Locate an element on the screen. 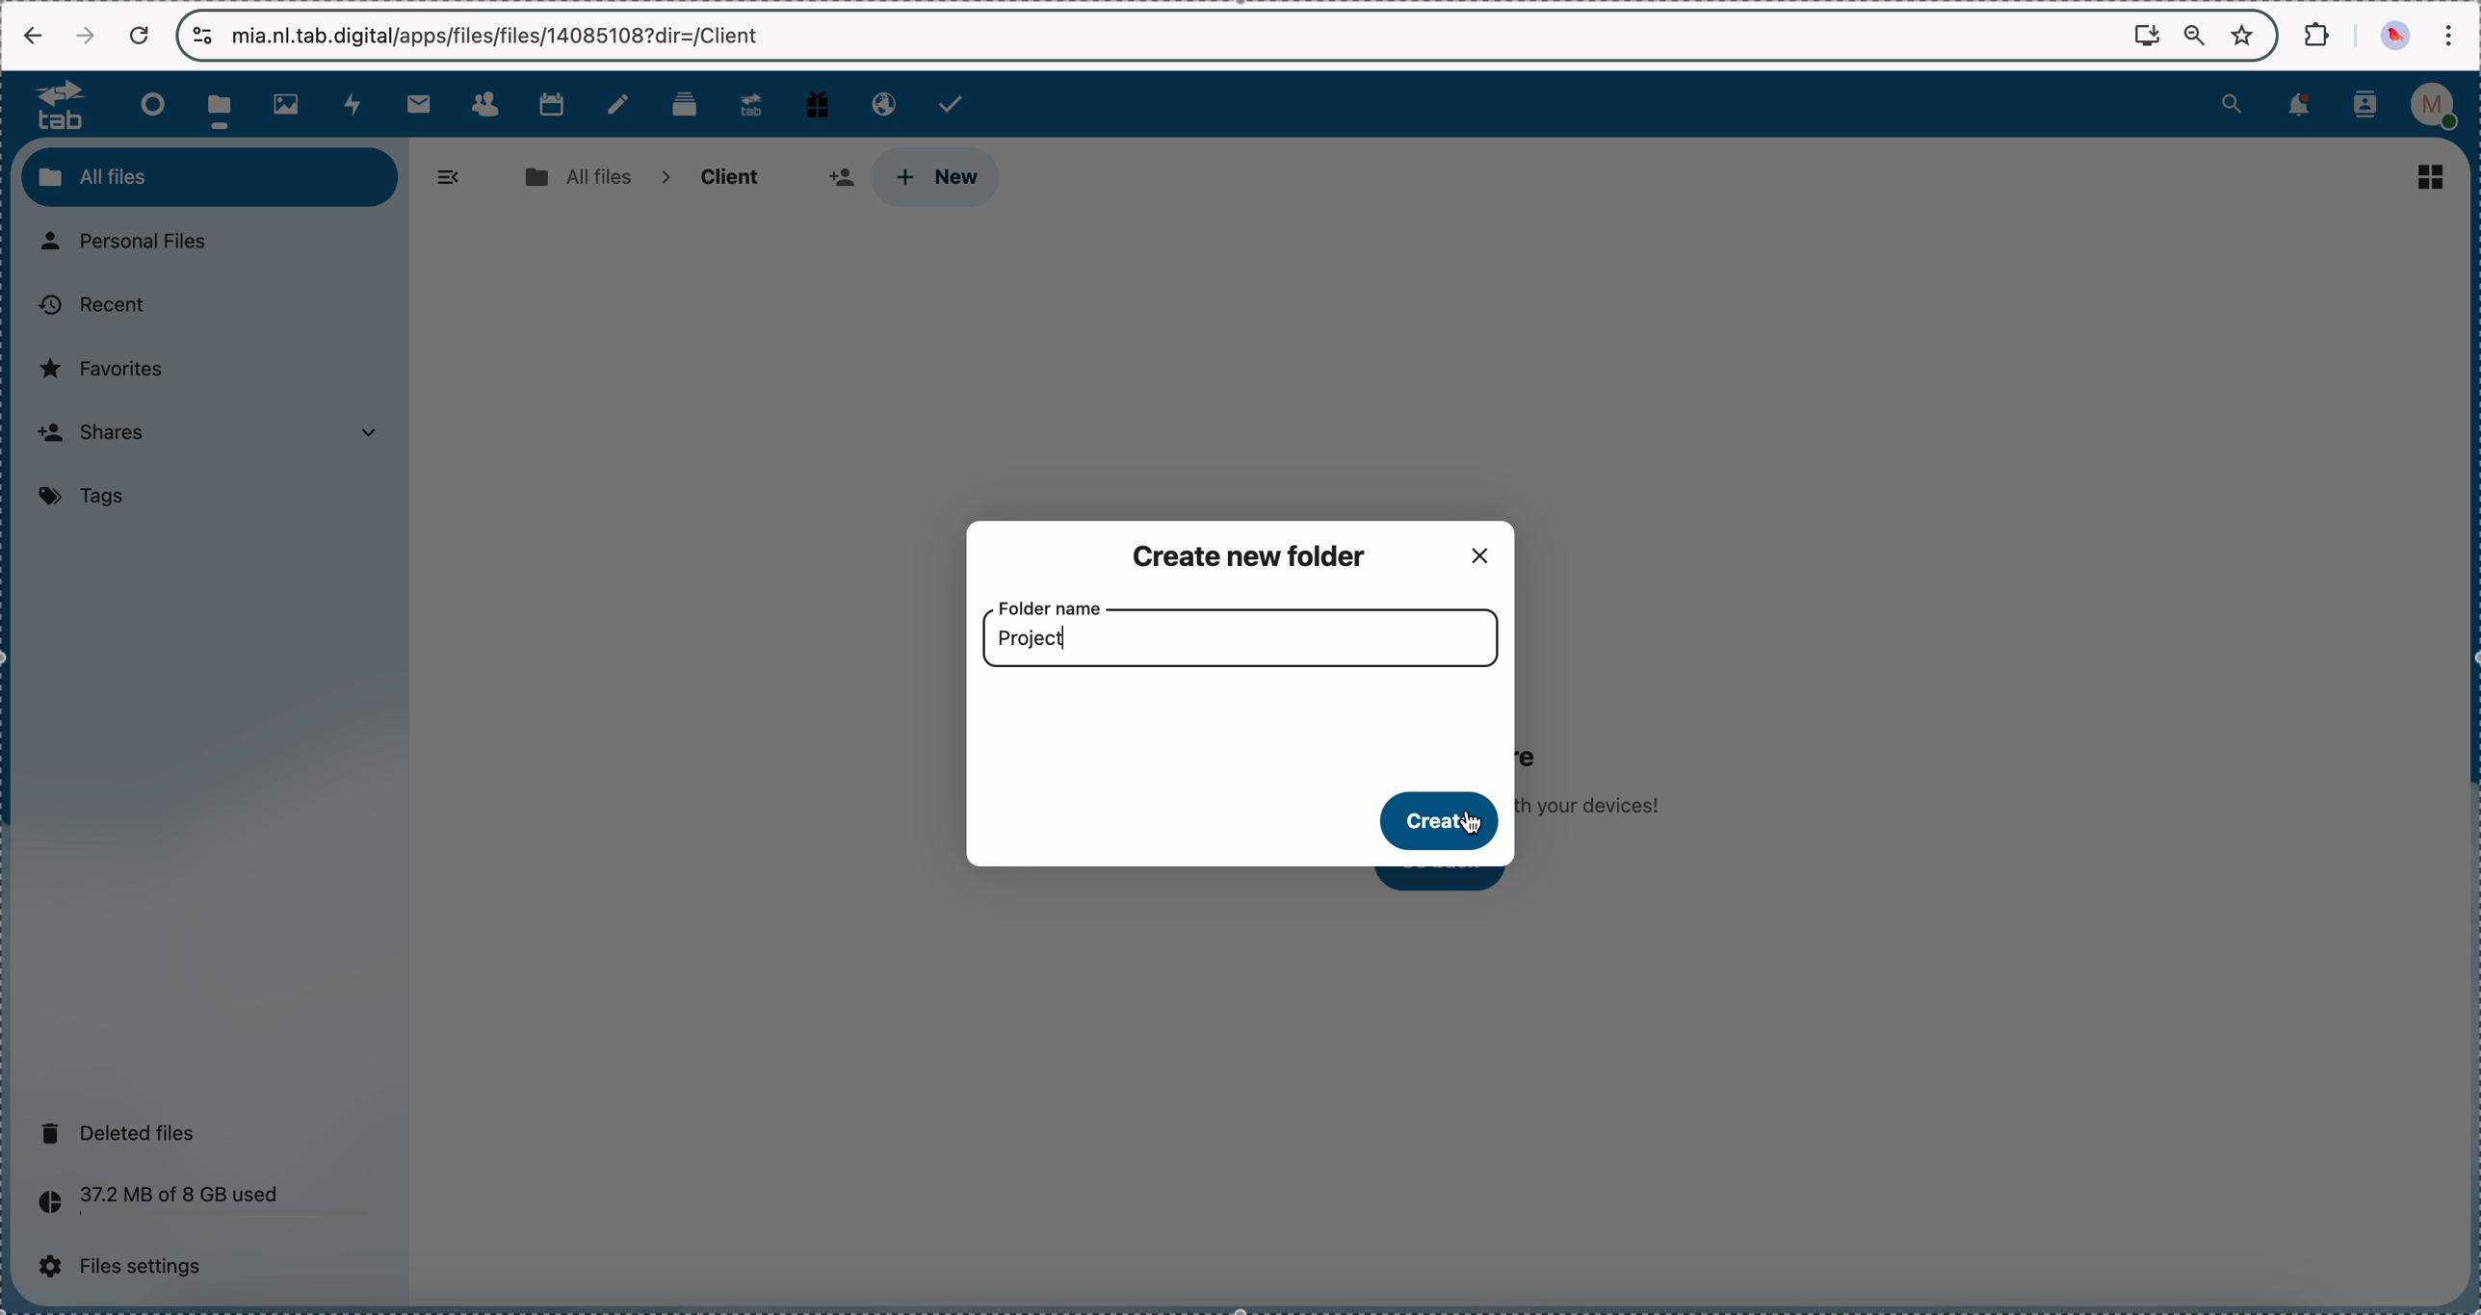 The width and height of the screenshot is (2481, 1315). favorites is located at coordinates (2246, 34).